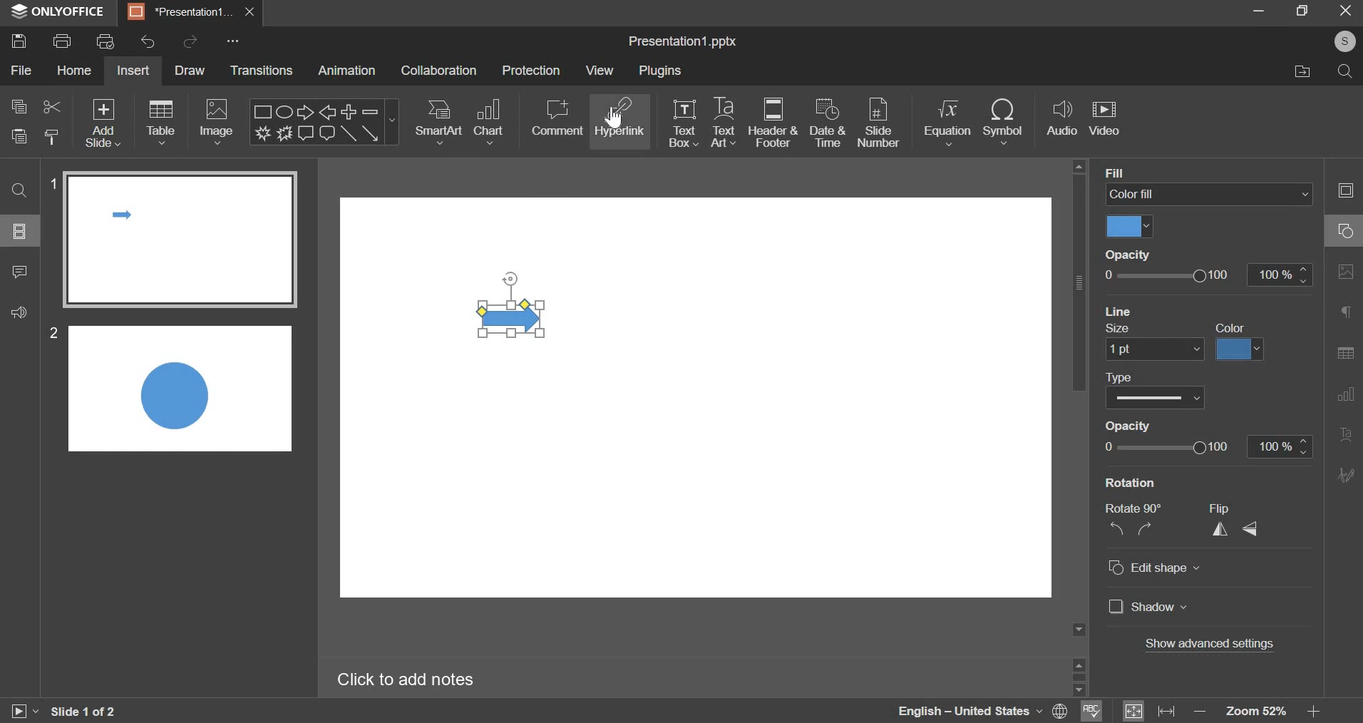 The image size is (1363, 723). What do you see at coordinates (439, 70) in the screenshot?
I see `collaboration` at bounding box center [439, 70].